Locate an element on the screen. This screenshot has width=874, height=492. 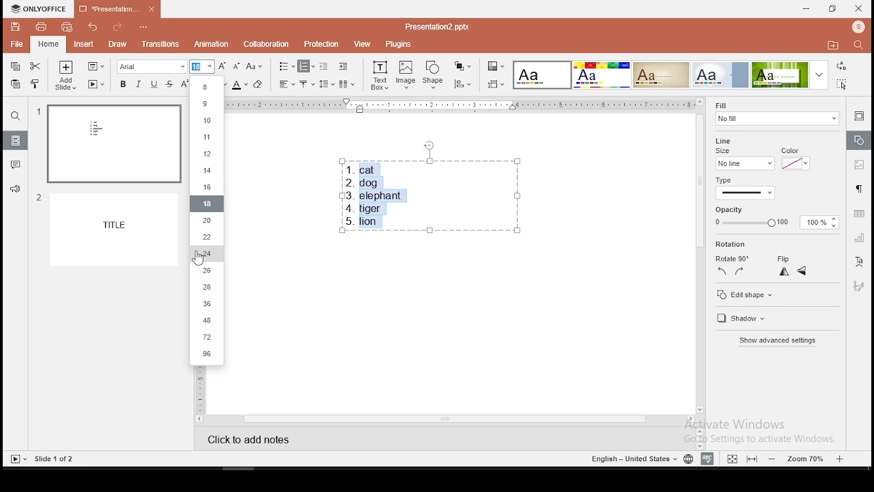
type is located at coordinates (765, 186).